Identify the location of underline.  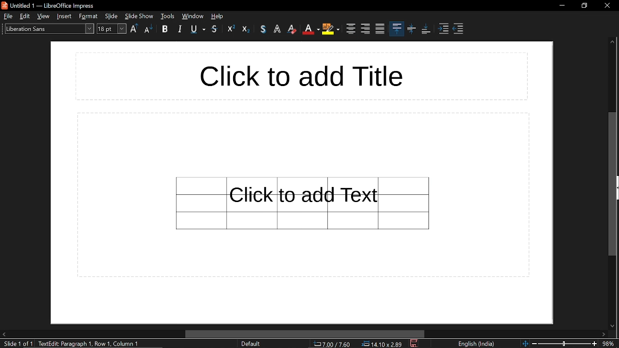
(198, 30).